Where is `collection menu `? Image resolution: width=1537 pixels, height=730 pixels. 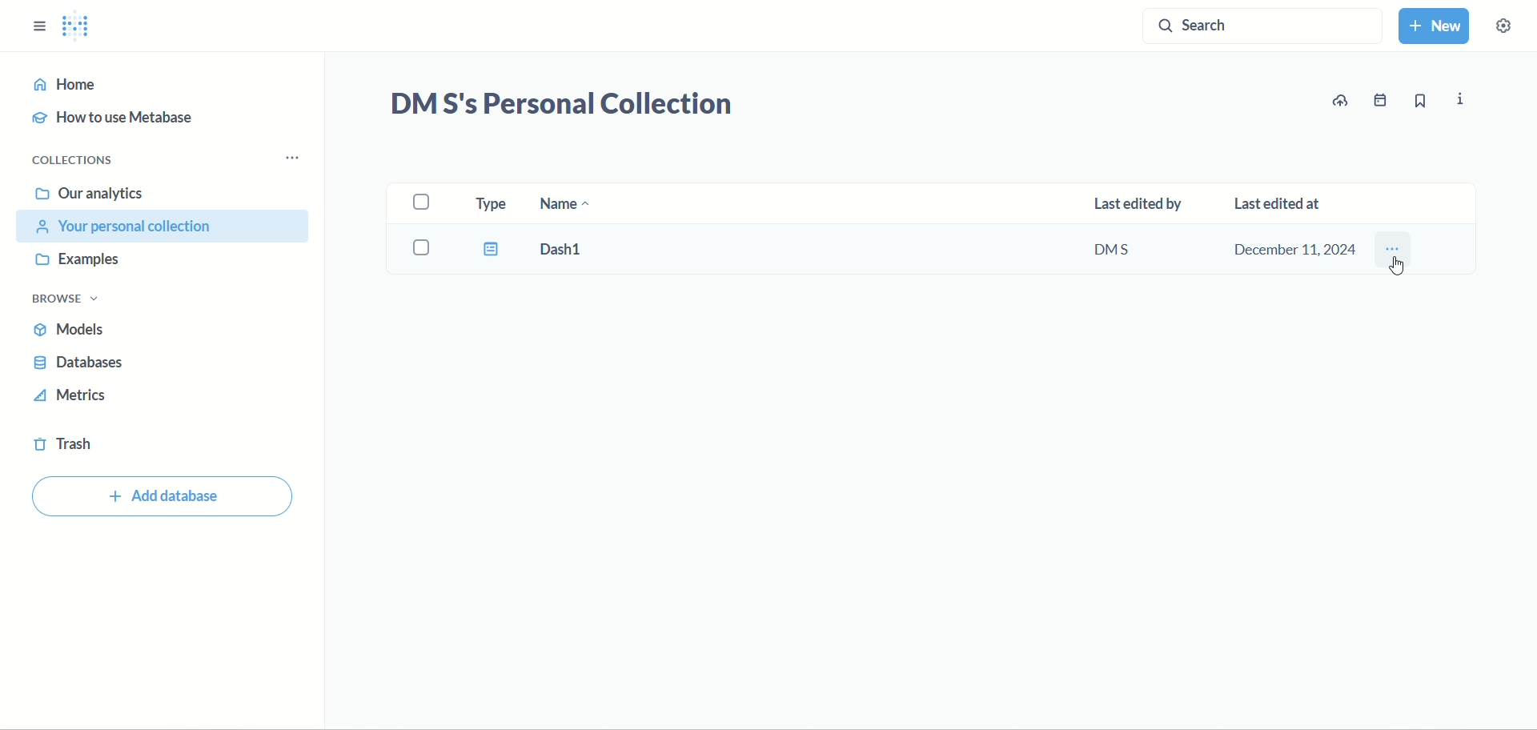 collection menu  is located at coordinates (299, 158).